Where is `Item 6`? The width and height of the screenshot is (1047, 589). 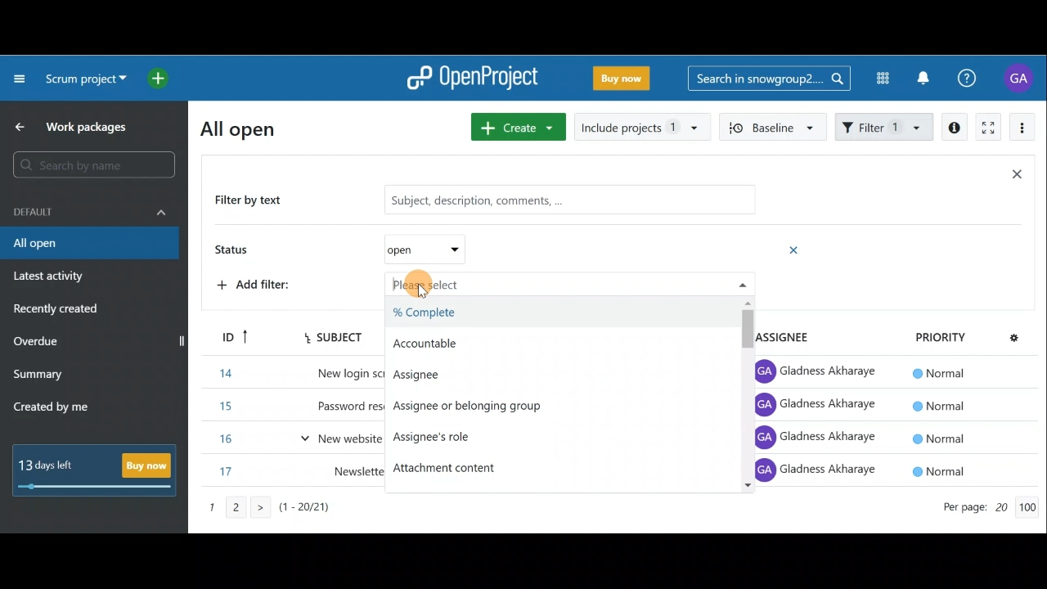
Item 6 is located at coordinates (289, 372).